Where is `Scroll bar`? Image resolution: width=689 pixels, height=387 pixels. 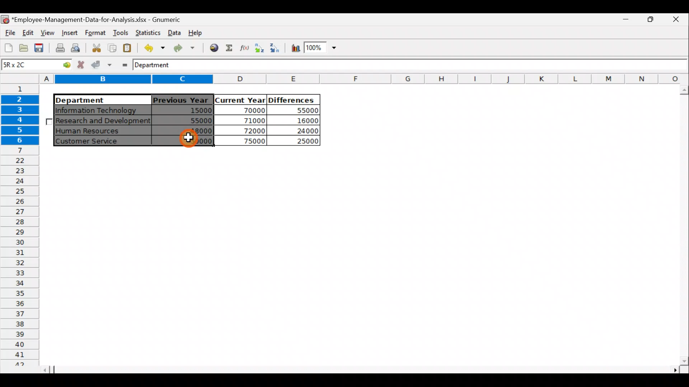 Scroll bar is located at coordinates (366, 369).